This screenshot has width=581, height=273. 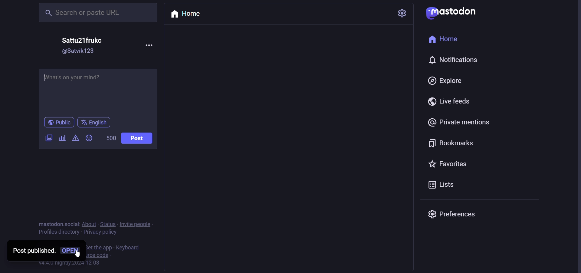 What do you see at coordinates (70, 264) in the screenshot?
I see `version` at bounding box center [70, 264].